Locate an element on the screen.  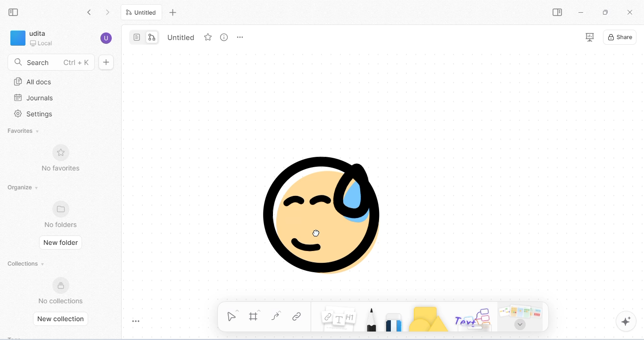
notes is located at coordinates (339, 317).